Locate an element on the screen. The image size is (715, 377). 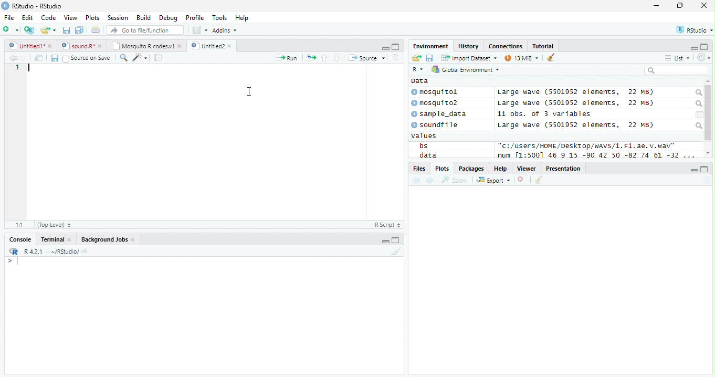
closse is located at coordinates (705, 5).